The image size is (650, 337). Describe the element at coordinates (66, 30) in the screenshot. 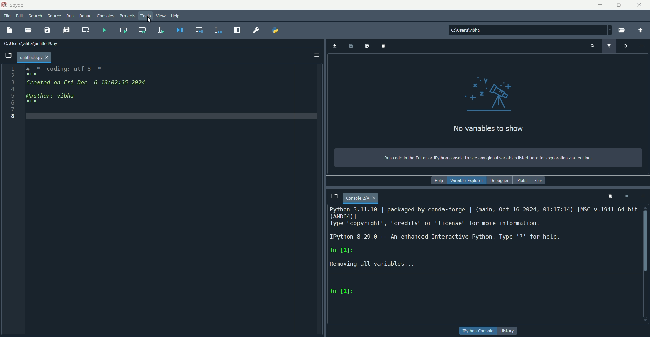

I see `save all` at that location.